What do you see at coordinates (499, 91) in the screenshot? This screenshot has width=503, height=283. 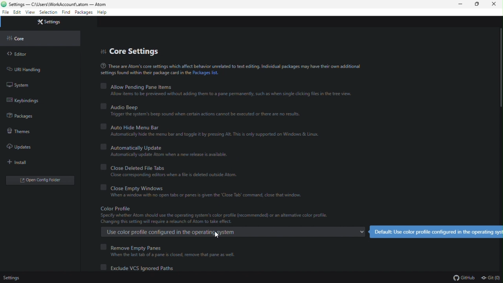 I see `slider` at bounding box center [499, 91].